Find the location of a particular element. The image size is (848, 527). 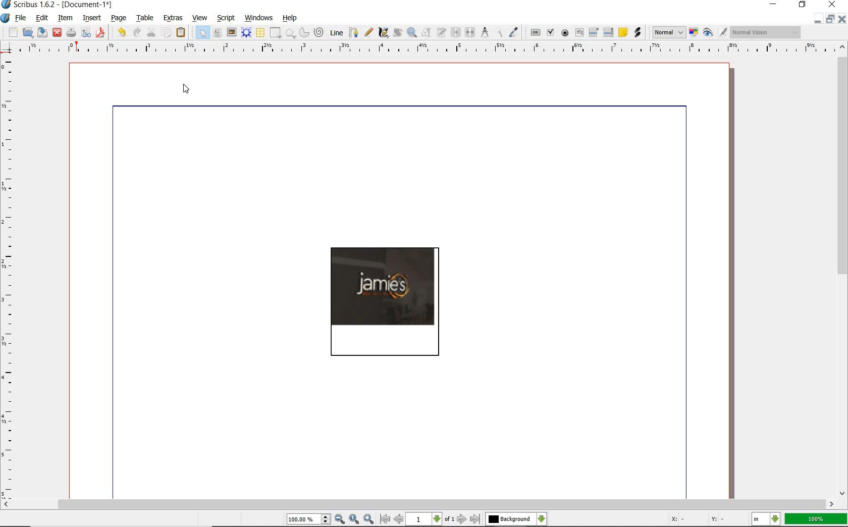

zoom in or zoom out is located at coordinates (412, 32).